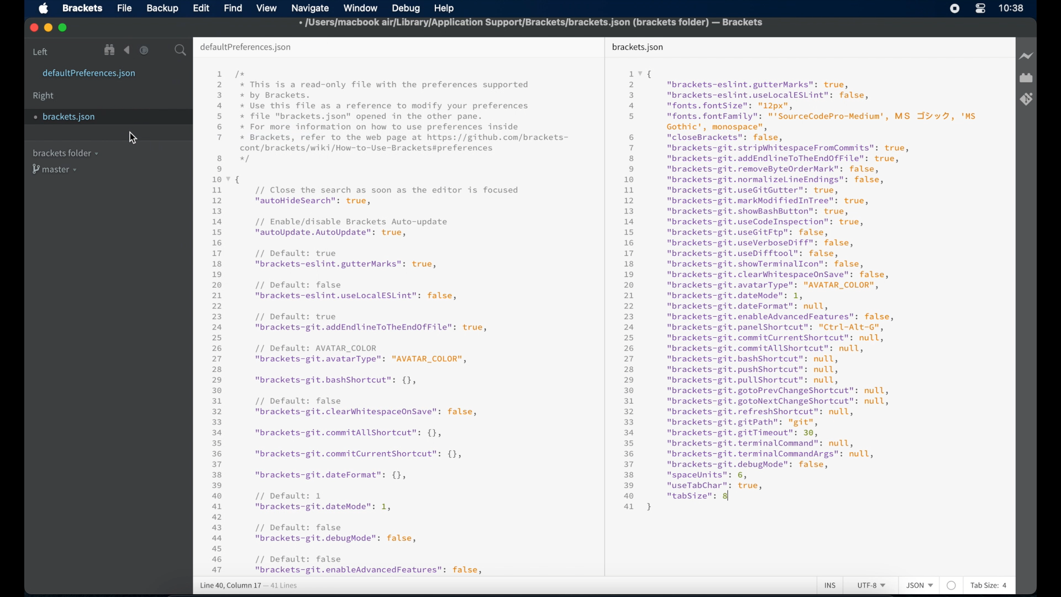  I want to click on brackets, so click(83, 8).